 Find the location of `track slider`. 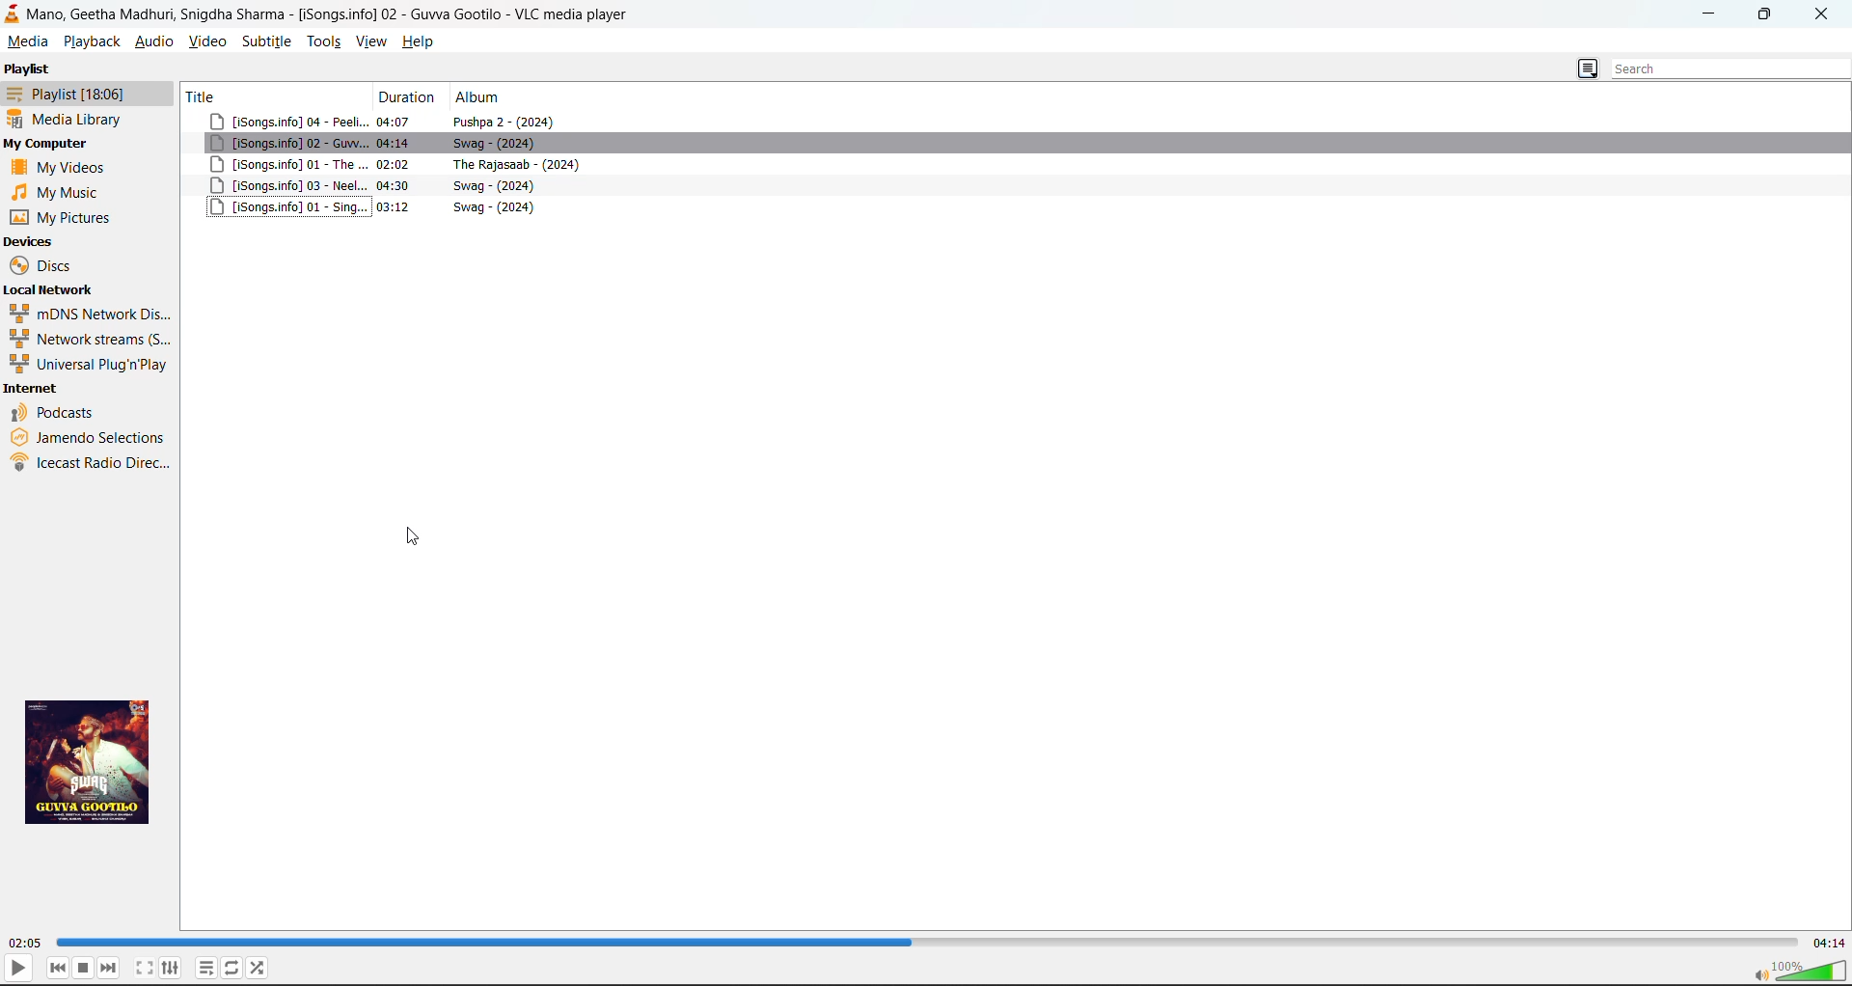

track slider is located at coordinates (929, 941).